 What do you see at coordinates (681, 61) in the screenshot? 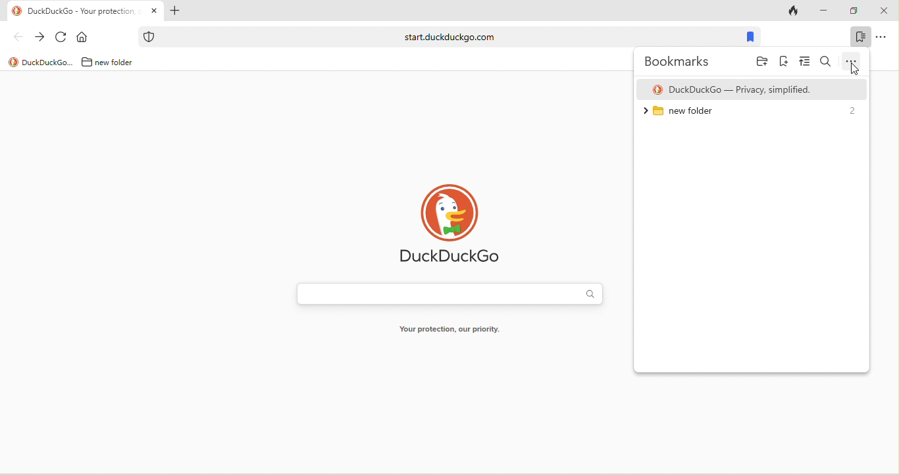
I see `bookmarks` at bounding box center [681, 61].